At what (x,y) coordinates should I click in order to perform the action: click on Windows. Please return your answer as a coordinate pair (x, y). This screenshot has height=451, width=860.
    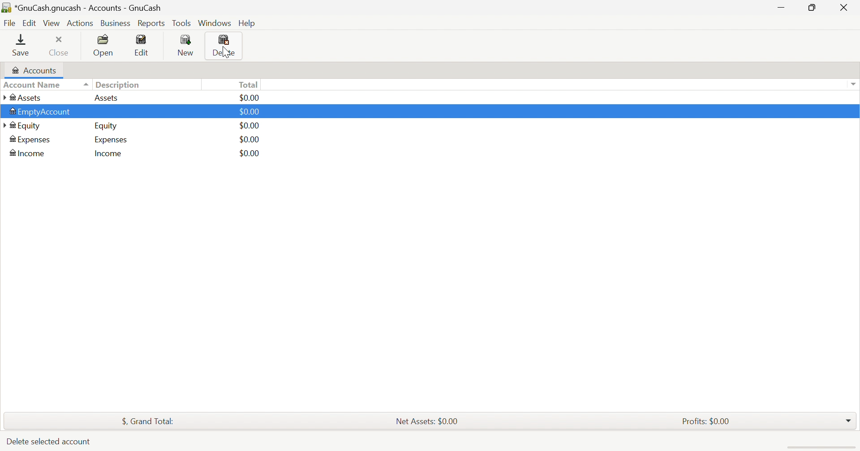
    Looking at the image, I should click on (216, 24).